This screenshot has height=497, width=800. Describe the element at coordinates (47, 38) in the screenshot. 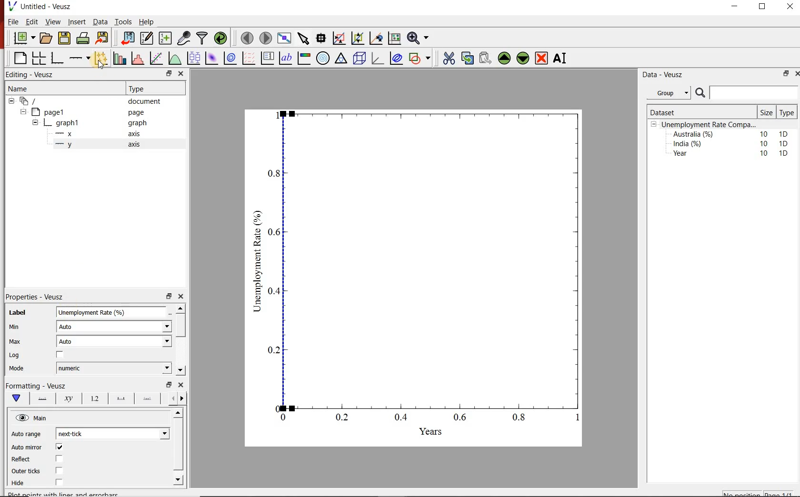

I see `open document` at that location.